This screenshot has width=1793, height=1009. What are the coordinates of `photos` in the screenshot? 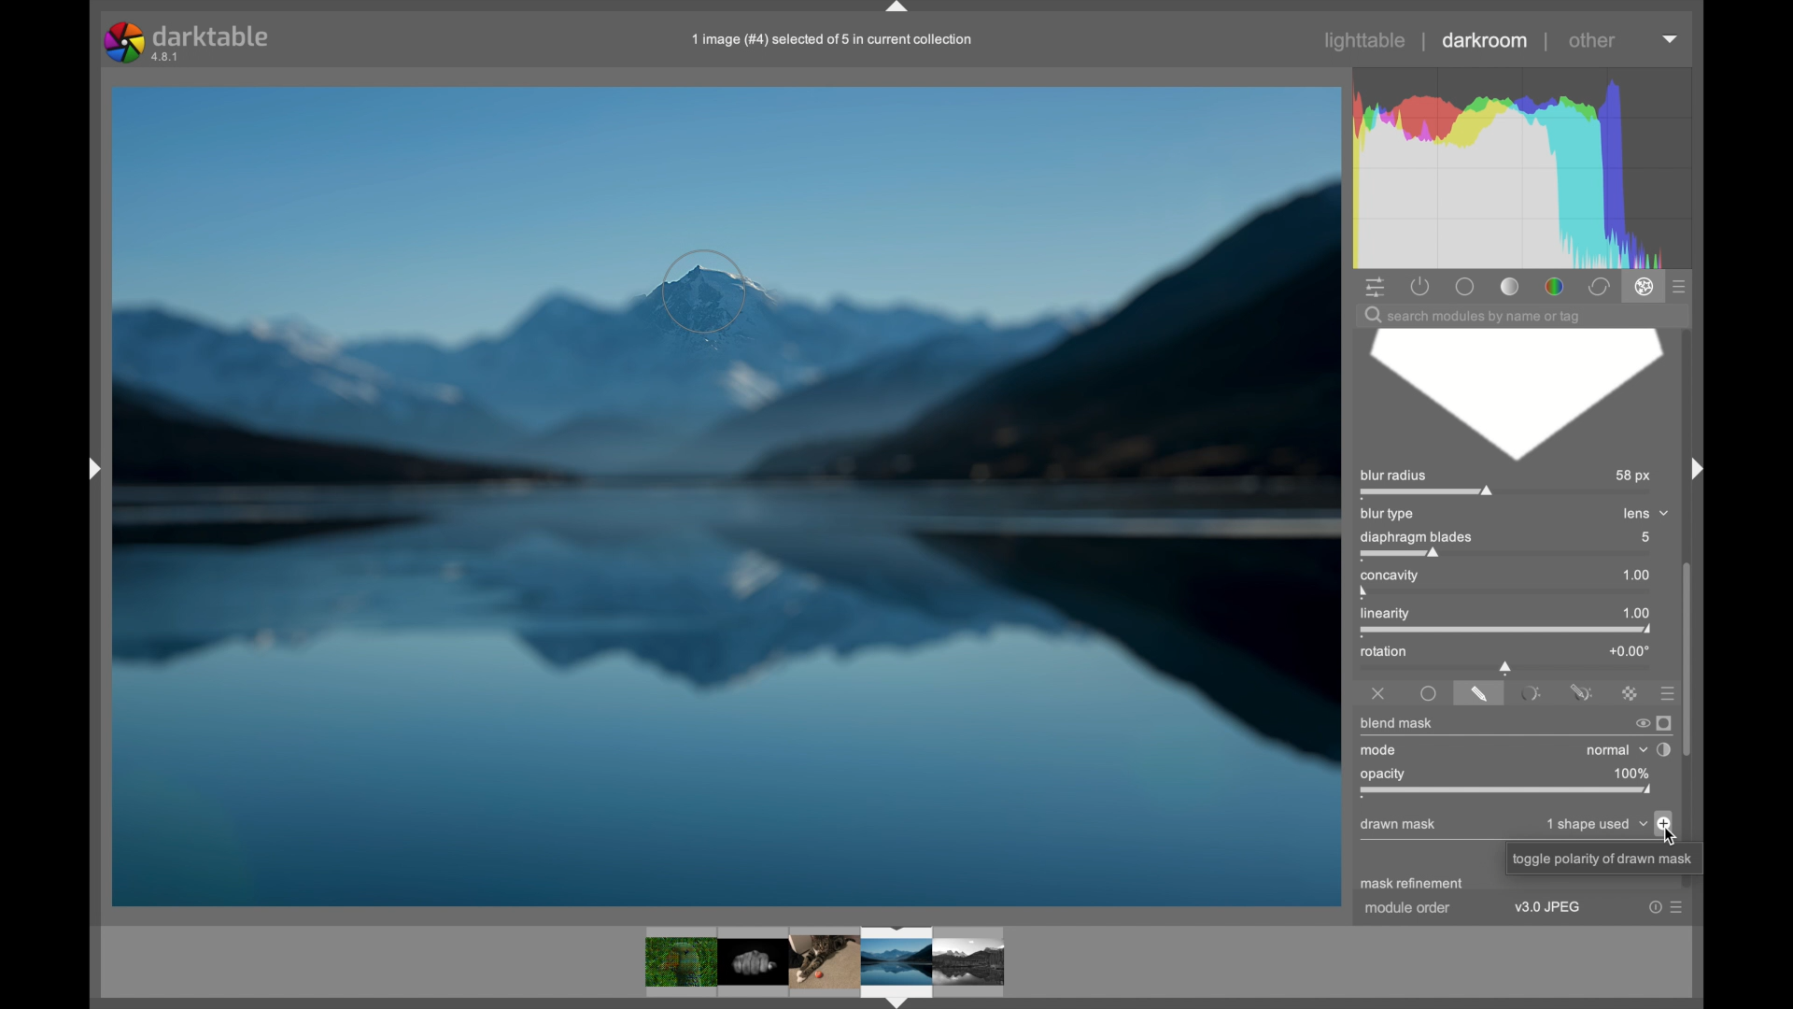 It's located at (824, 962).